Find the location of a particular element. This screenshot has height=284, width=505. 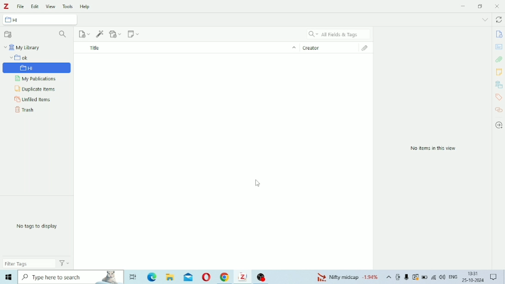

New Note is located at coordinates (134, 34).